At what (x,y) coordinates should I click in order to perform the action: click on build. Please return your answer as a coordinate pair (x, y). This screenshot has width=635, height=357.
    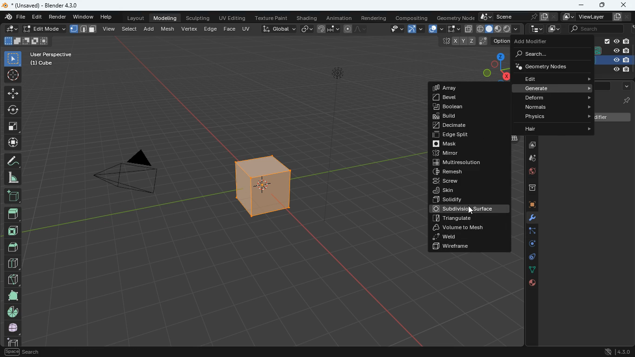
    Looking at the image, I should click on (453, 117).